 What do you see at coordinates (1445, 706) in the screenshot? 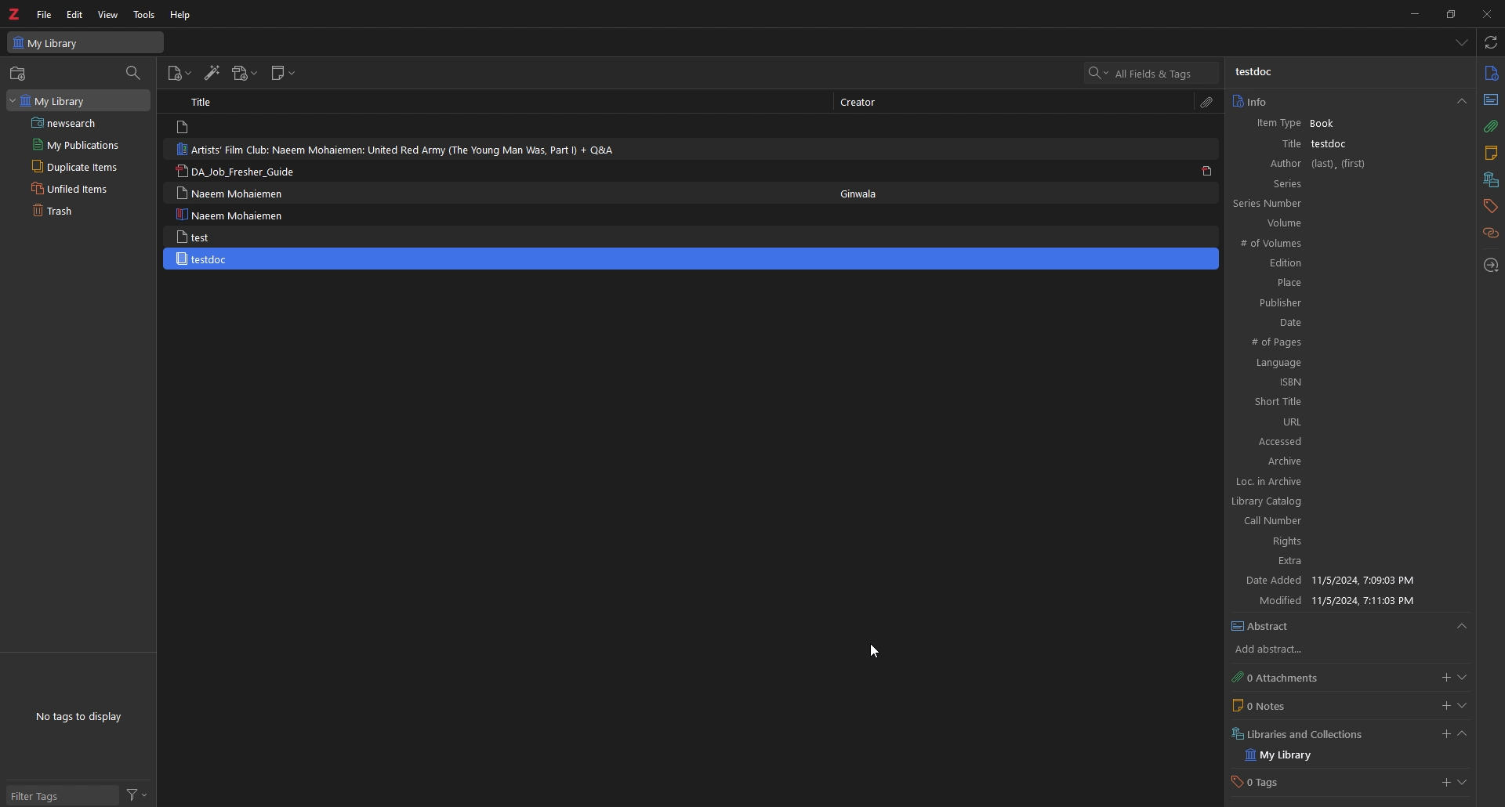
I see `add notes` at bounding box center [1445, 706].